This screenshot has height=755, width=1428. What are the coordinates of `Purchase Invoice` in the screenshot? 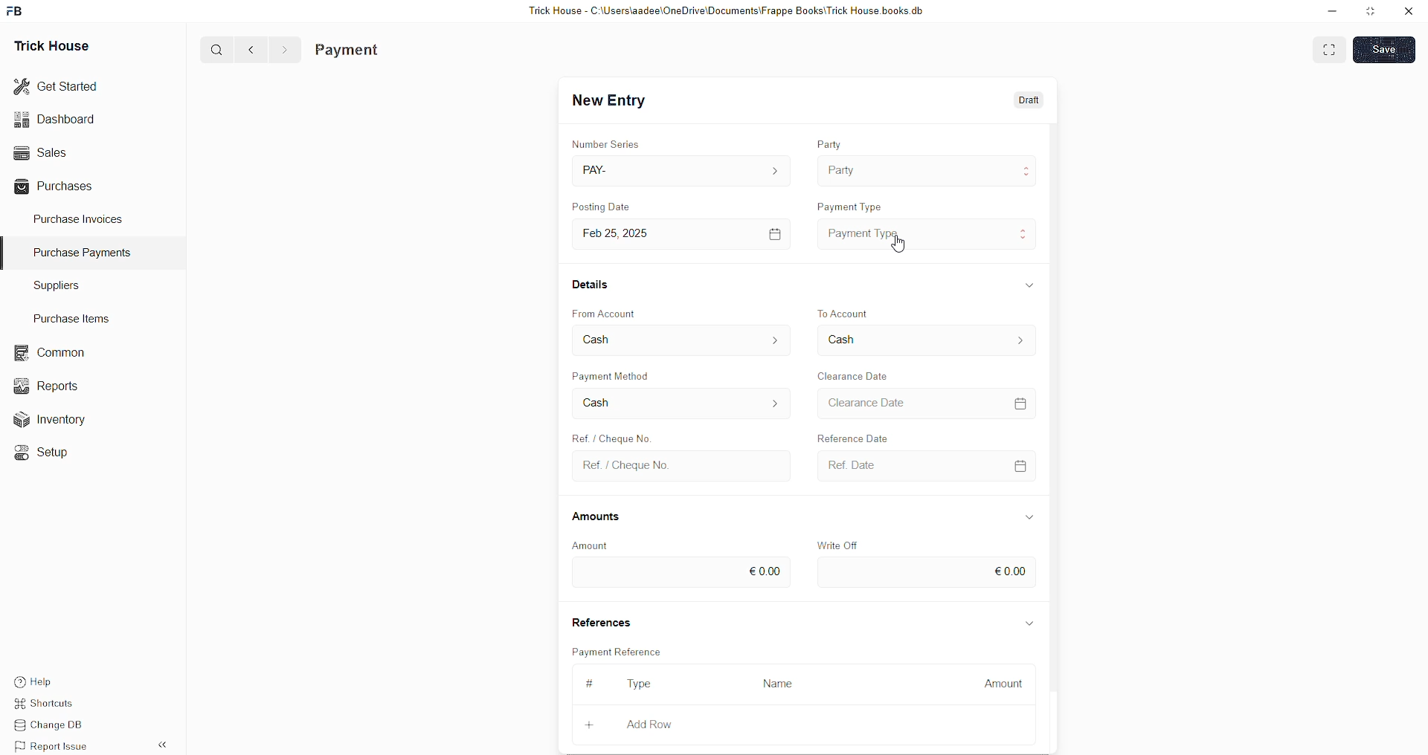 It's located at (384, 50).